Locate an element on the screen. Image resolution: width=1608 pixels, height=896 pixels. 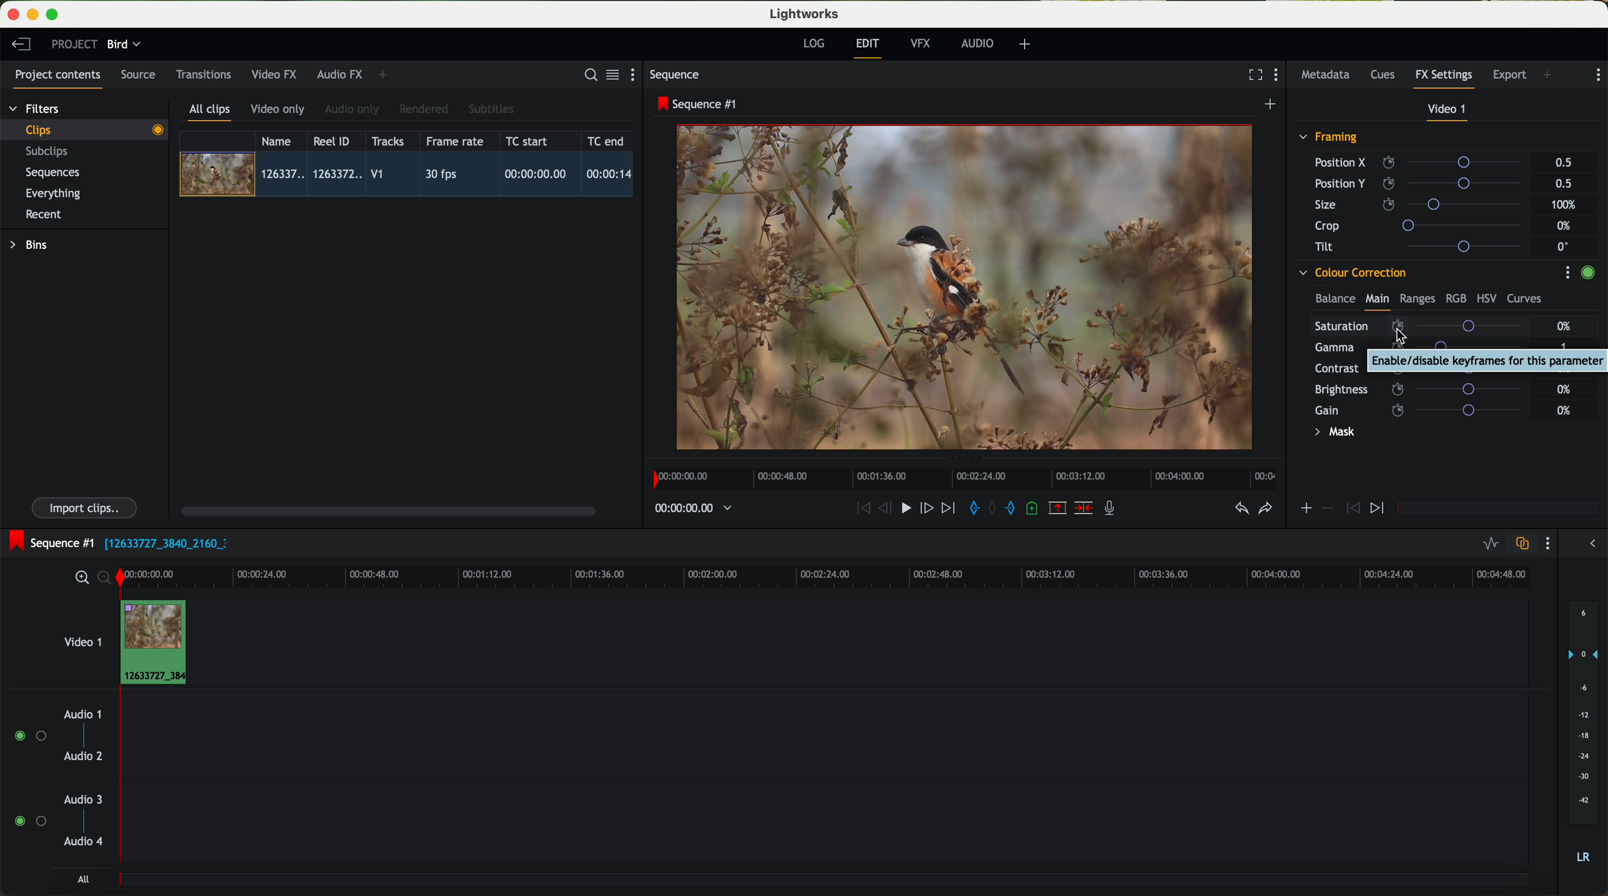
fullscreen is located at coordinates (1253, 74).